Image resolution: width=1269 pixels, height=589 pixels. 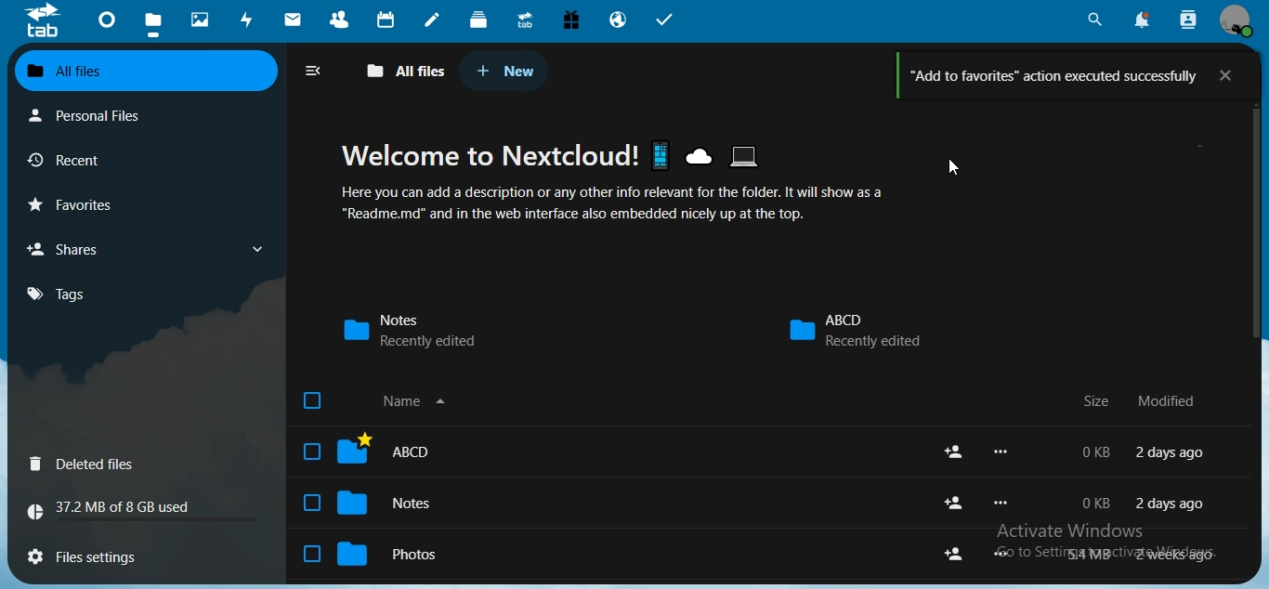 What do you see at coordinates (1236, 21) in the screenshot?
I see `view profile` at bounding box center [1236, 21].